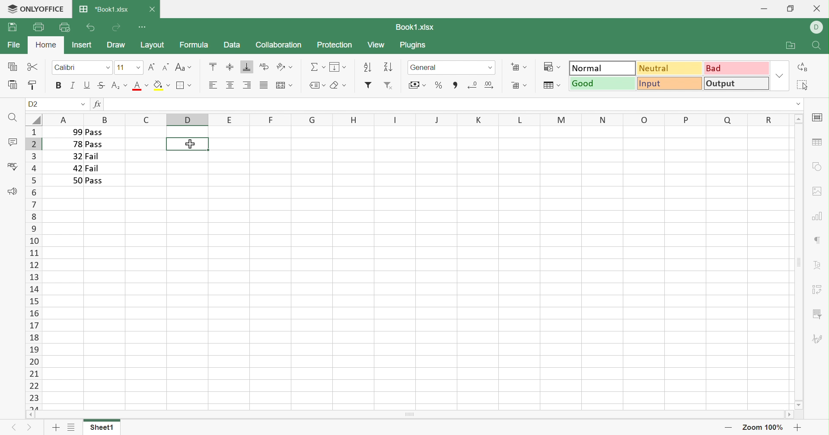 This screenshot has height=435, width=829. I want to click on Find, so click(11, 118).